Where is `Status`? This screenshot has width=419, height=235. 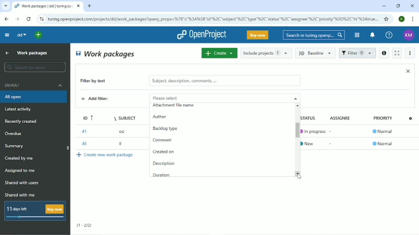
Status is located at coordinates (312, 117).